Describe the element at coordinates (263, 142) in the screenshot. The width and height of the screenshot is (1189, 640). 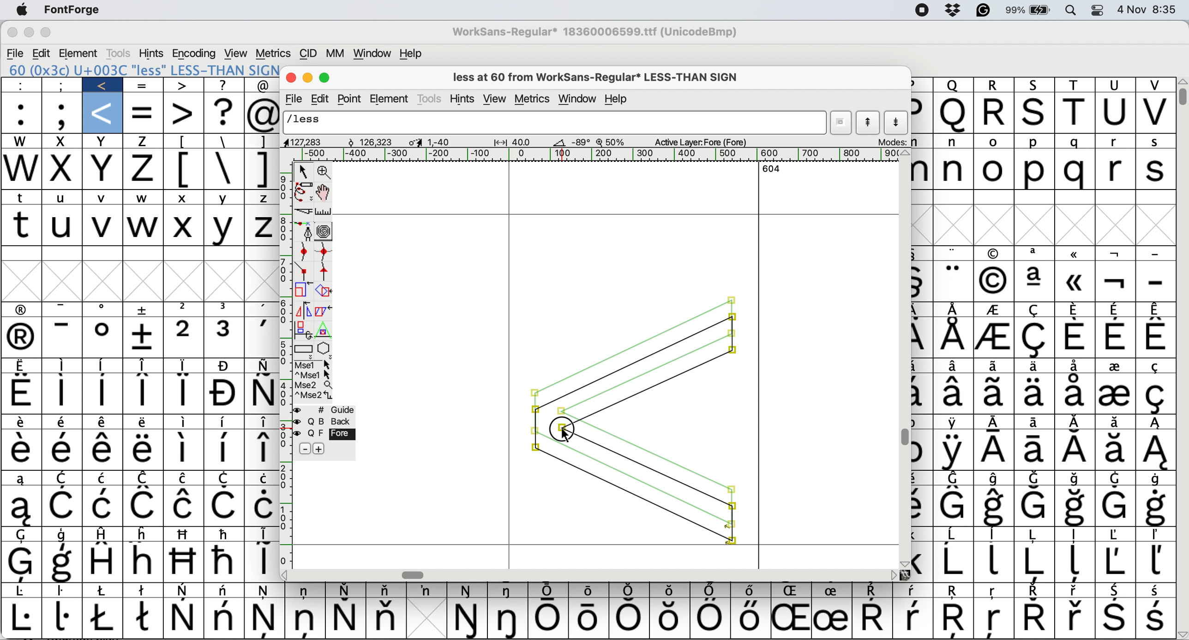
I see `]` at that location.